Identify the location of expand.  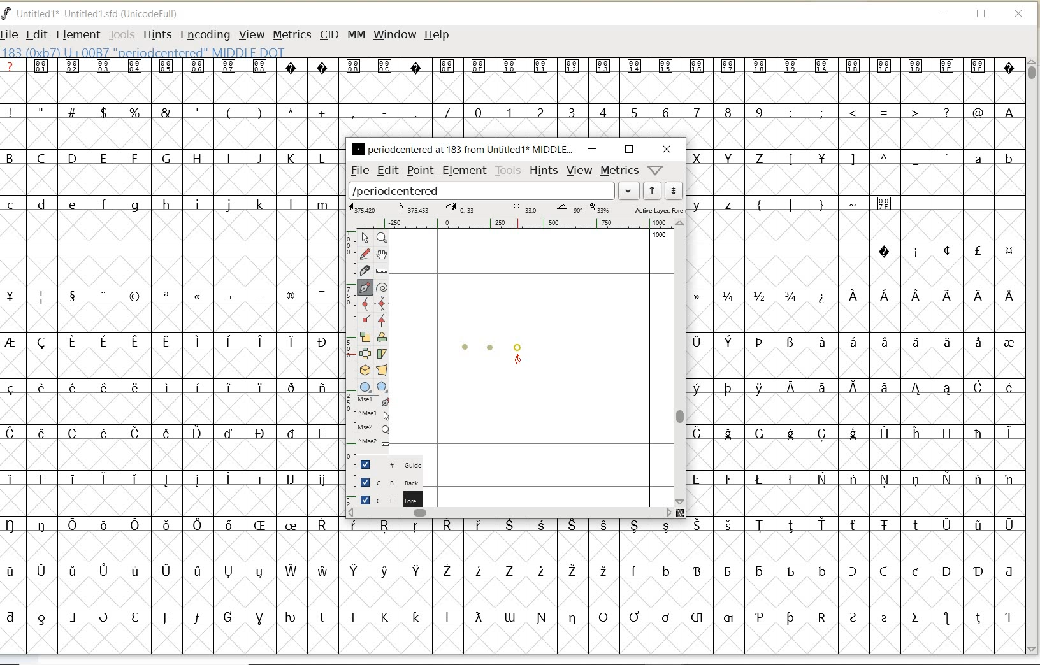
(629, 190).